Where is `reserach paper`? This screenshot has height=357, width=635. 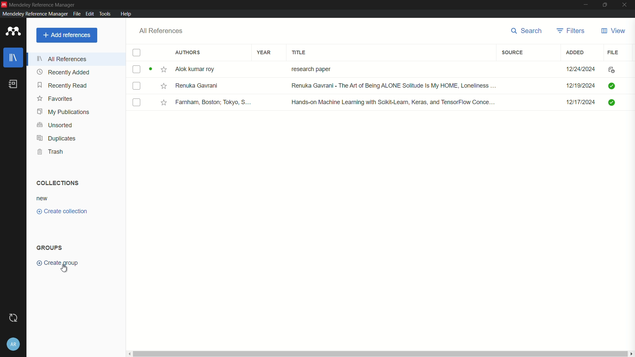 reserach paper is located at coordinates (310, 68).